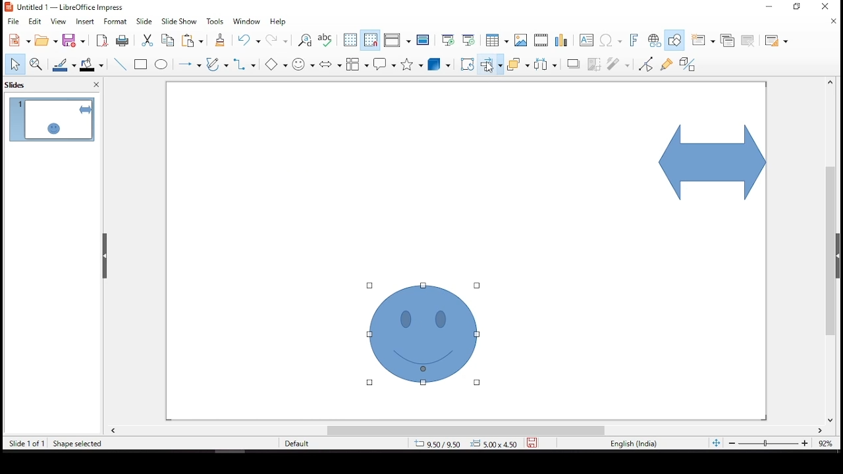 The width and height of the screenshot is (843, 474). Describe the element at coordinates (532, 443) in the screenshot. I see `save` at that location.